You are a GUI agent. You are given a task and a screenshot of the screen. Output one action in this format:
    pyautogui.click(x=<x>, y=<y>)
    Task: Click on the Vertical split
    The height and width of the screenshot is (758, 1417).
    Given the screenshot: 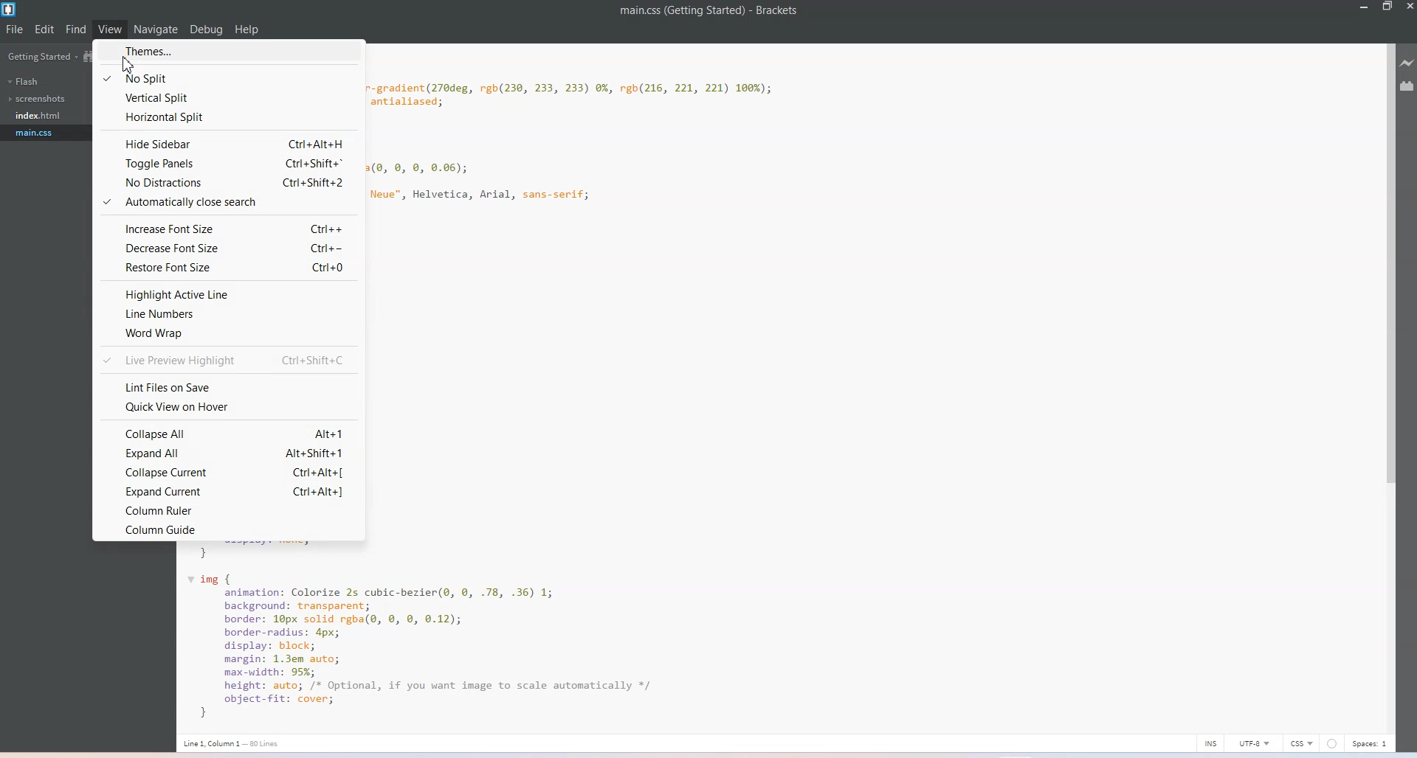 What is the action you would take?
    pyautogui.click(x=229, y=98)
    